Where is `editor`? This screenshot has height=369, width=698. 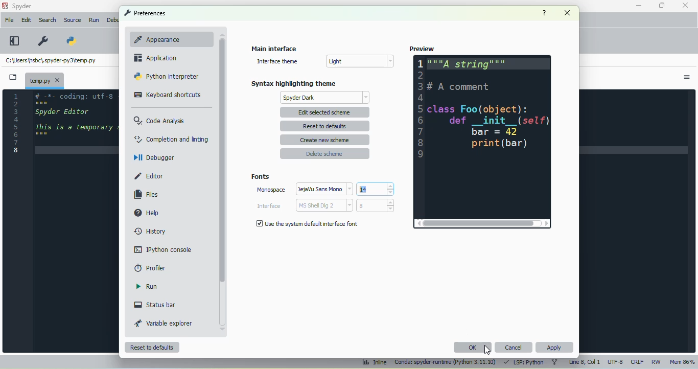 editor is located at coordinates (76, 125).